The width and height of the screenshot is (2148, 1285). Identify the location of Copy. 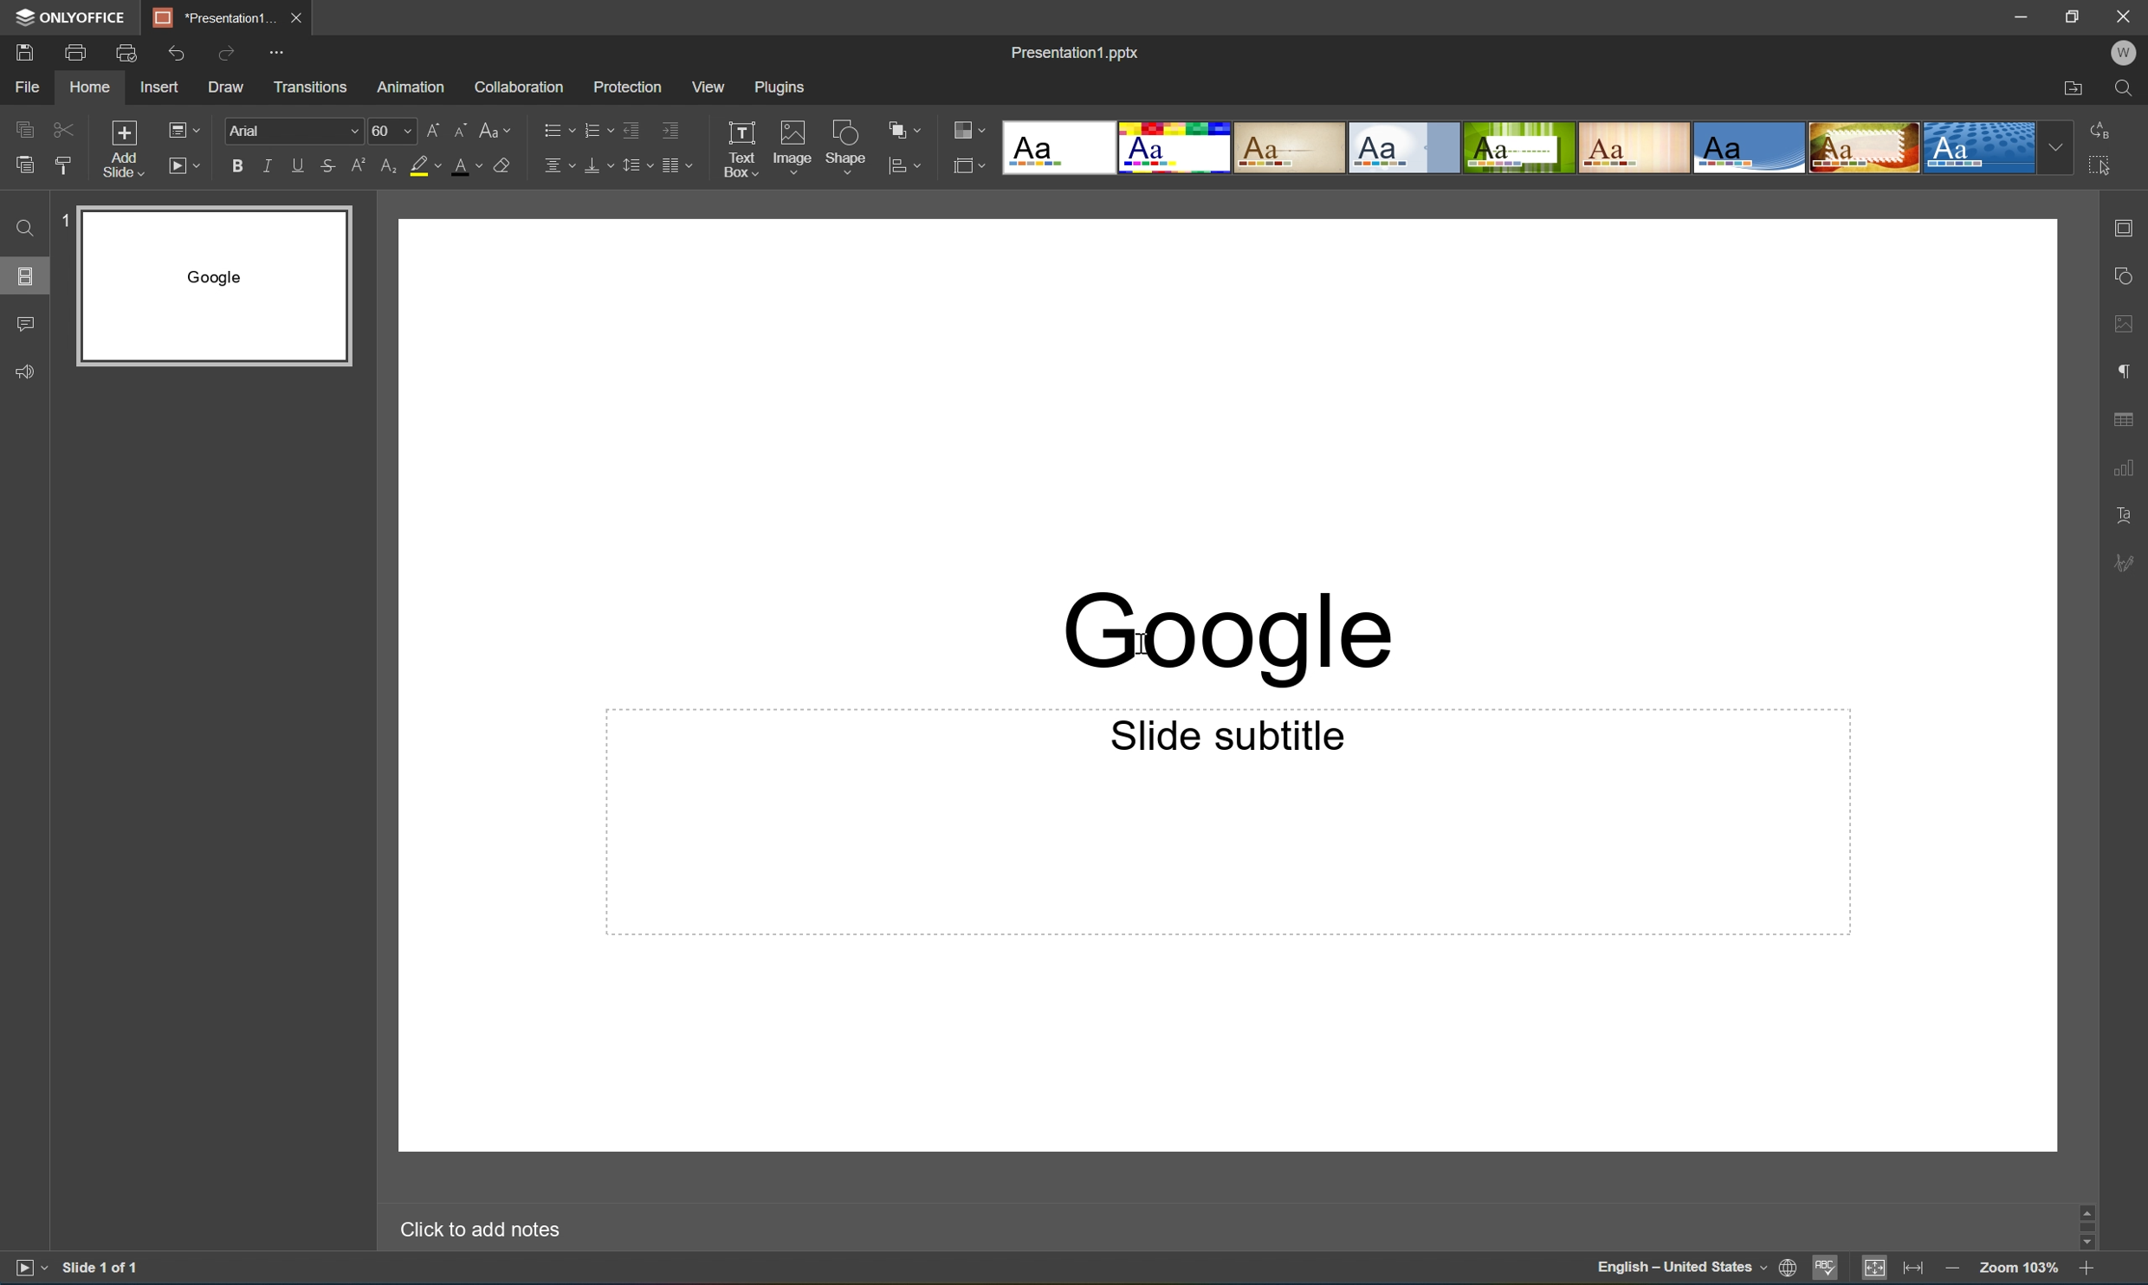
(23, 127).